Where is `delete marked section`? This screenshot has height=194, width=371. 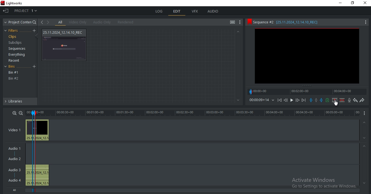
delete marked section is located at coordinates (342, 100).